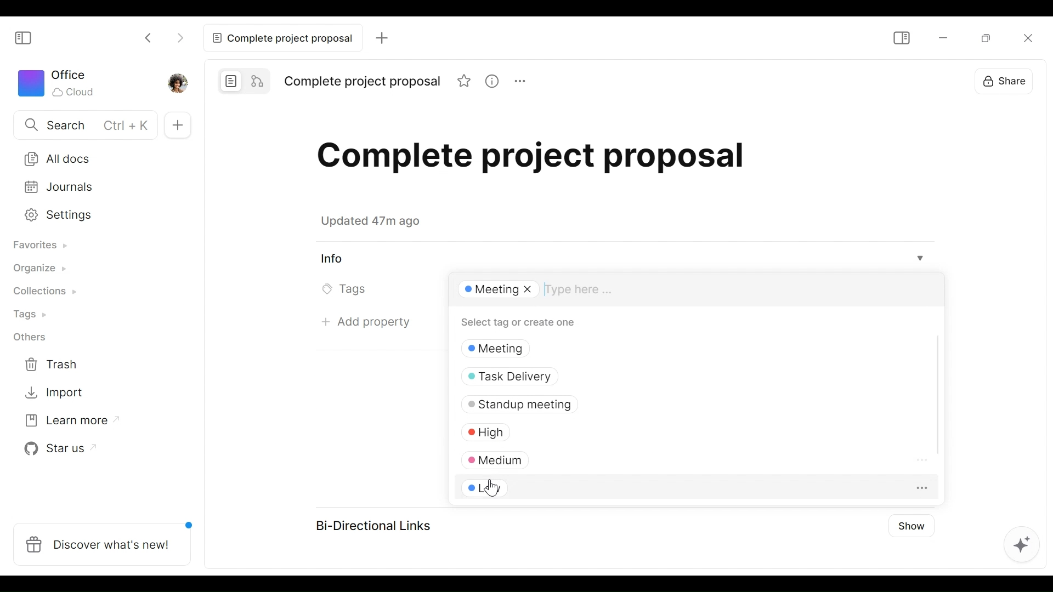  I want to click on Task Delivery, so click(613, 375).